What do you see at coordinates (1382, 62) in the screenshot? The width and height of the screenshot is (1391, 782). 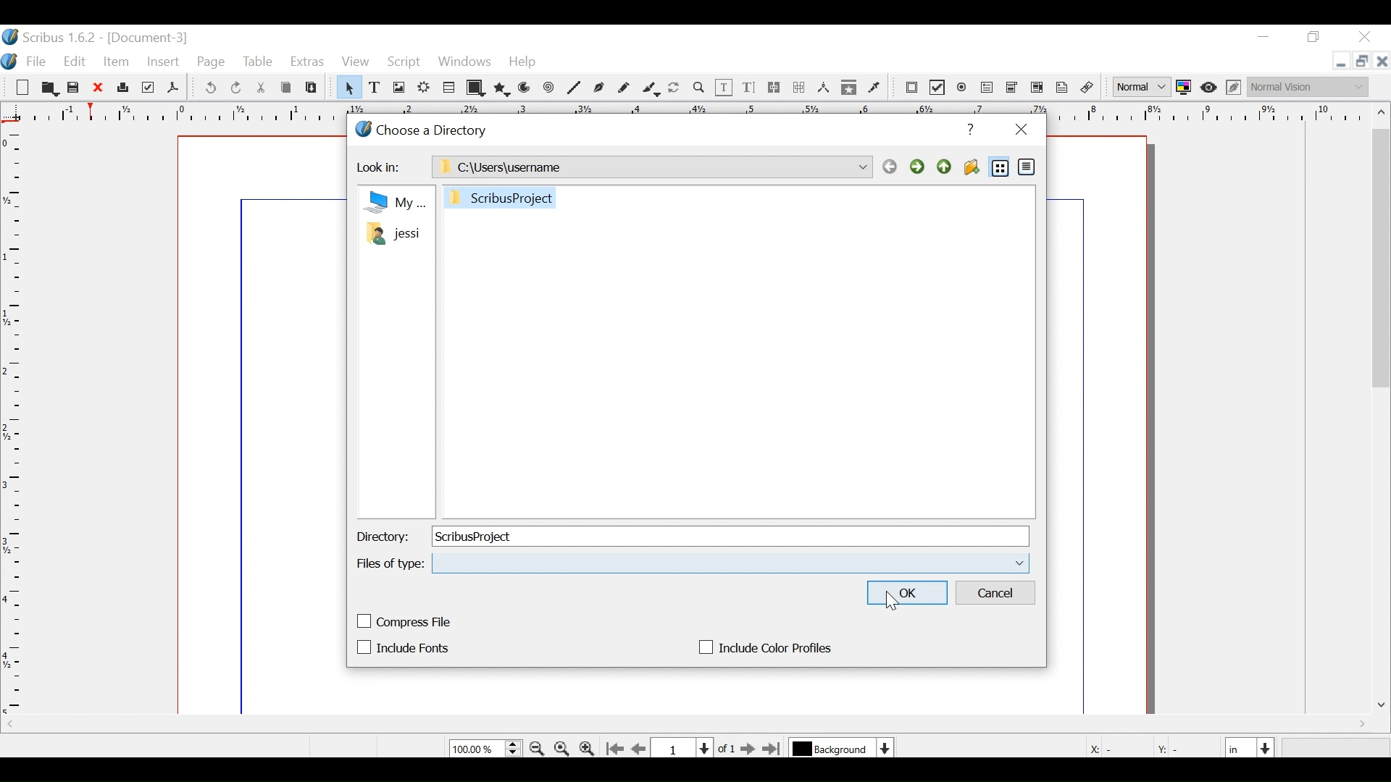 I see `Close` at bounding box center [1382, 62].